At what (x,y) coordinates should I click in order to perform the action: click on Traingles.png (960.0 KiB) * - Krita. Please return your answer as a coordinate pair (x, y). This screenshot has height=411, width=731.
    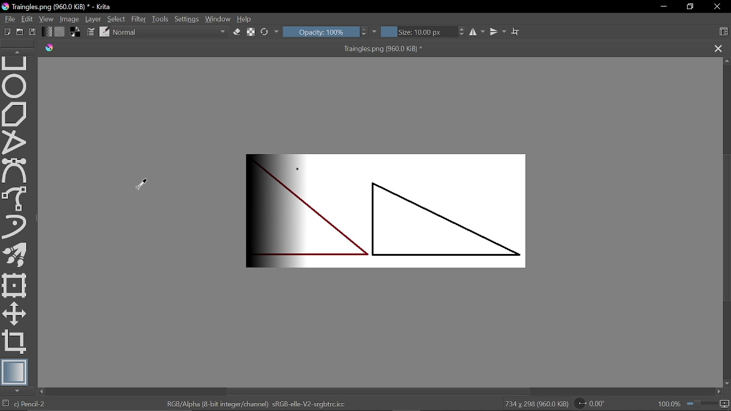
    Looking at the image, I should click on (57, 6).